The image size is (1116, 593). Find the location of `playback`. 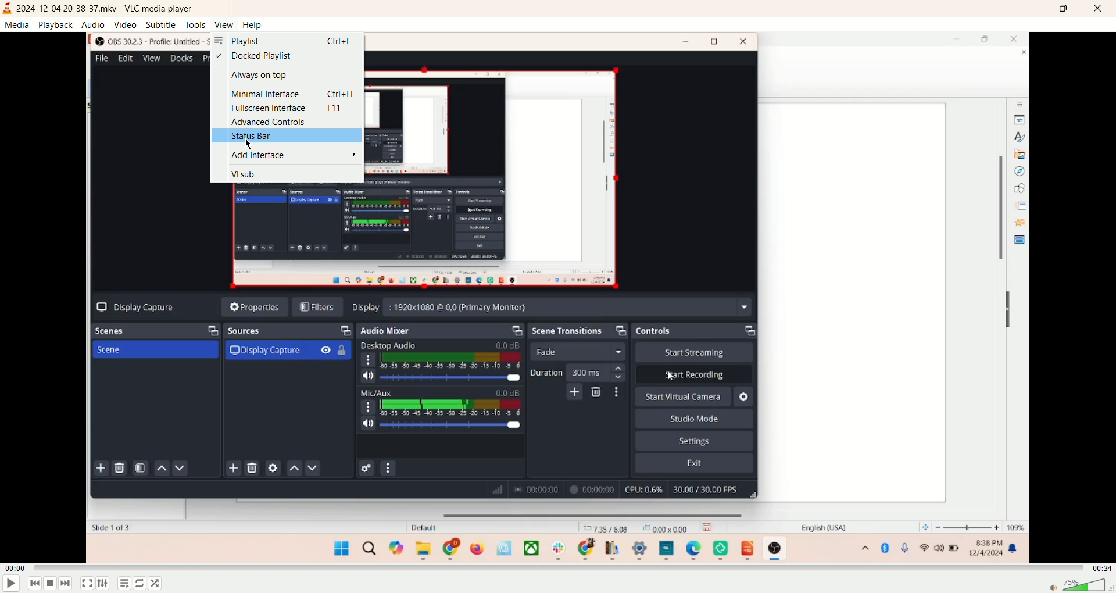

playback is located at coordinates (56, 24).